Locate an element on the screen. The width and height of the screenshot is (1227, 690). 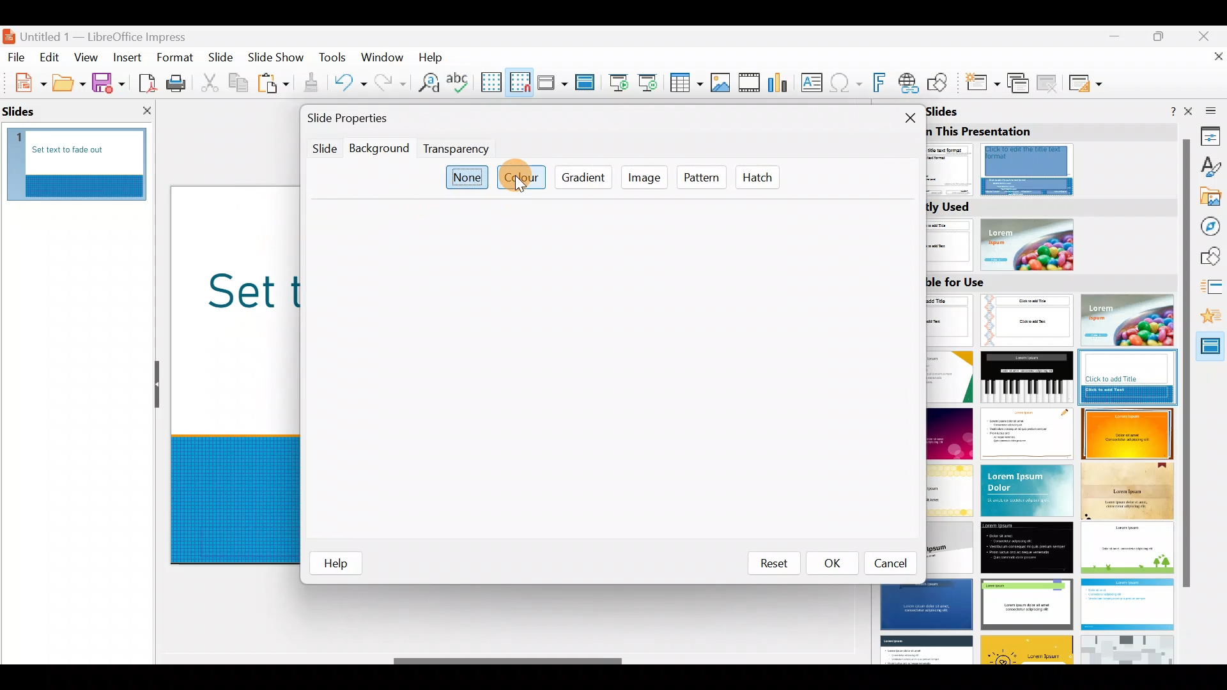
Gradient is located at coordinates (583, 178).